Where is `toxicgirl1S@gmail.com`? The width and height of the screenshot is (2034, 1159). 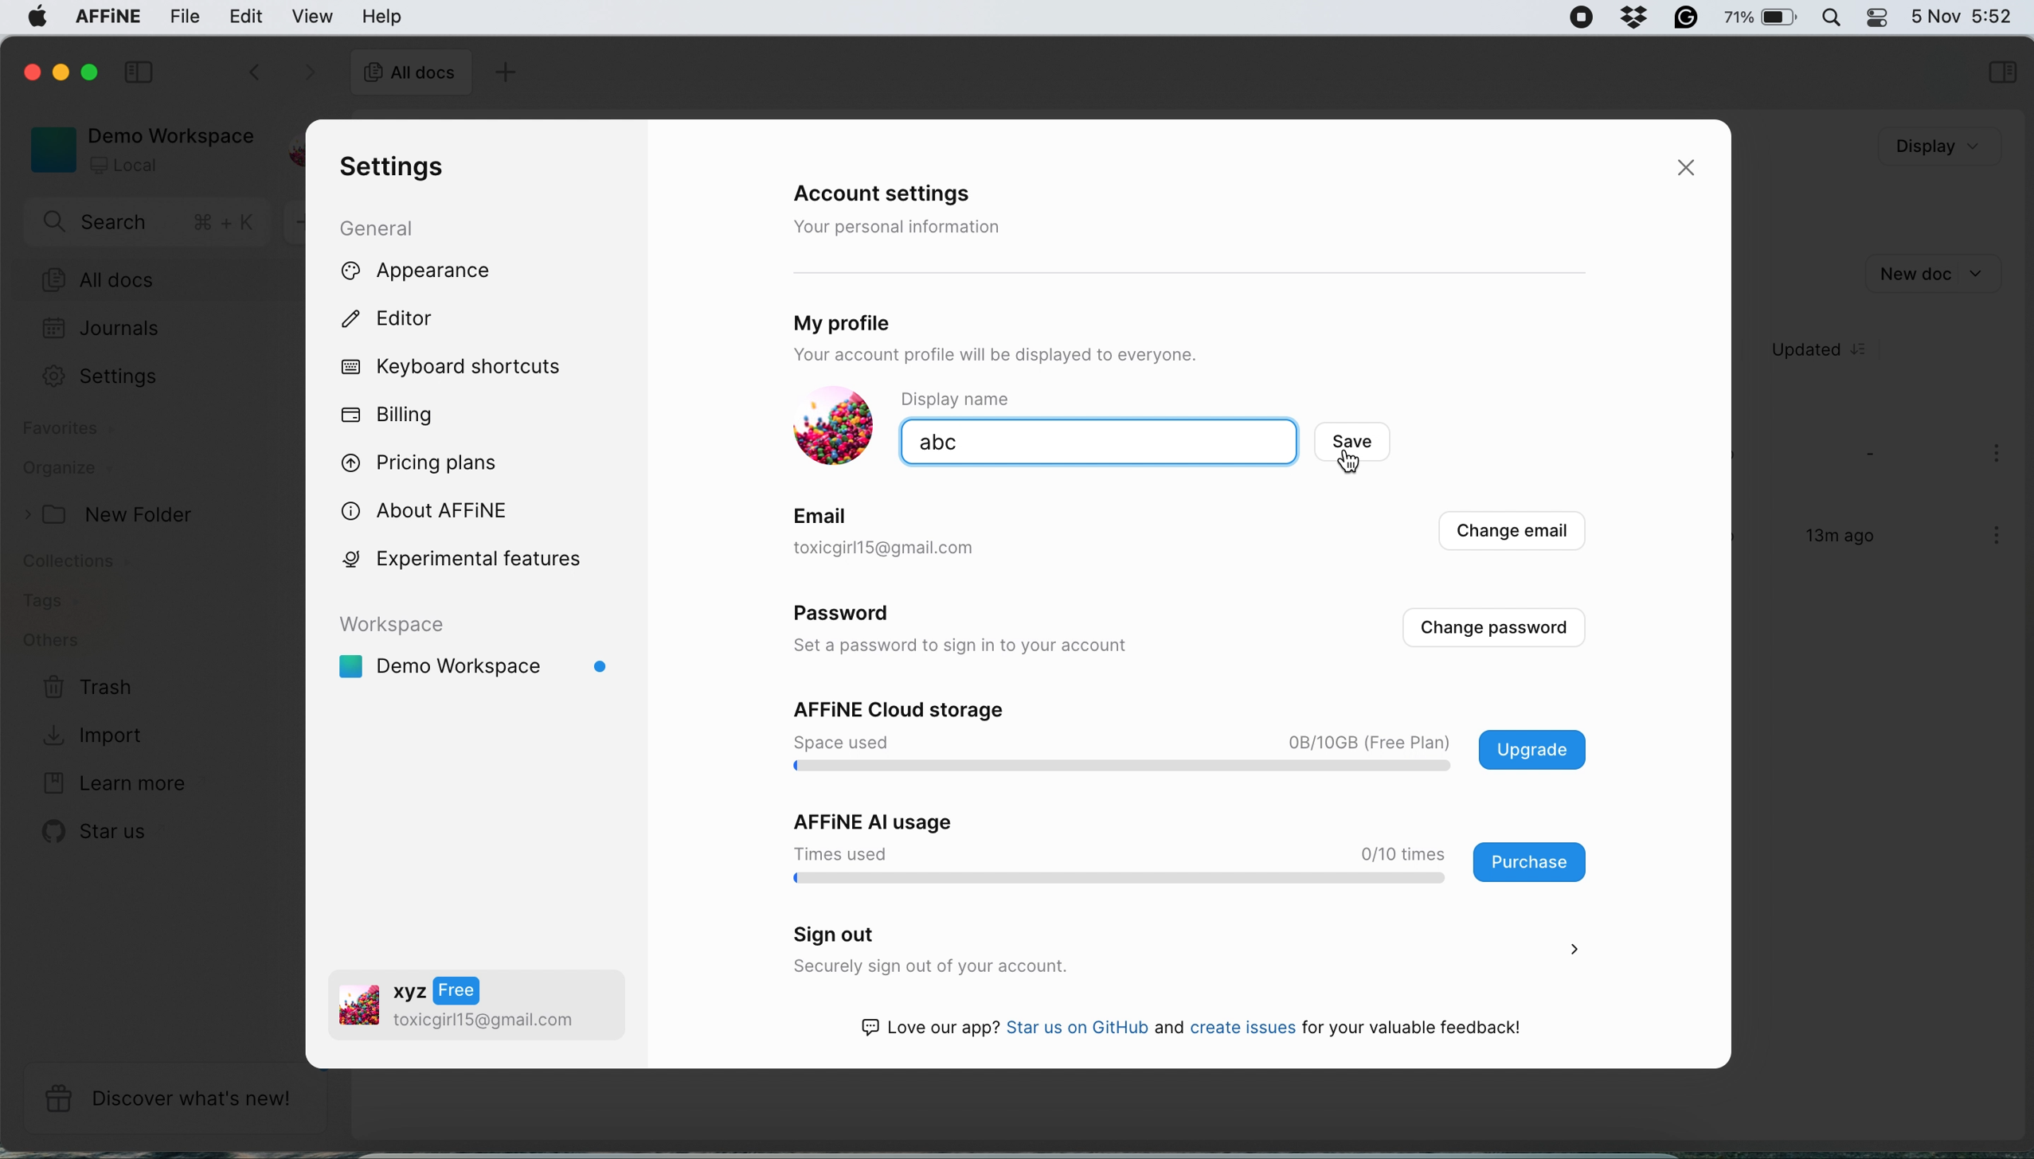 toxicgirl1S@gmail.com is located at coordinates (914, 549).